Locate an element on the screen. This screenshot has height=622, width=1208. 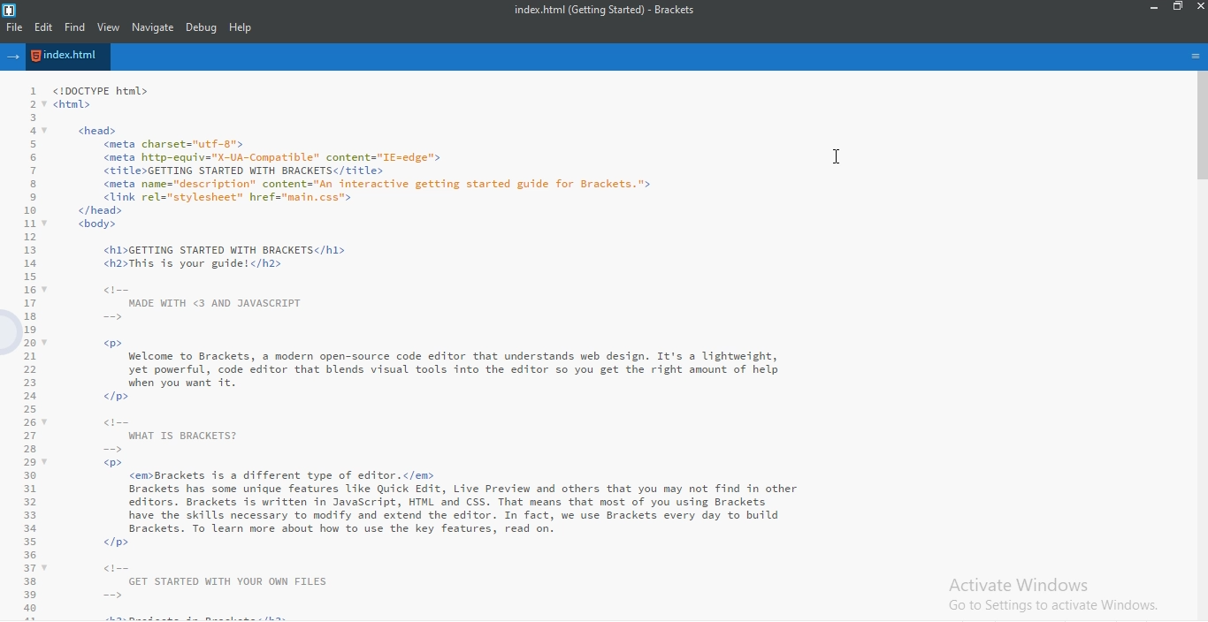
index.html (Getting Started) - Brackets is located at coordinates (612, 9).